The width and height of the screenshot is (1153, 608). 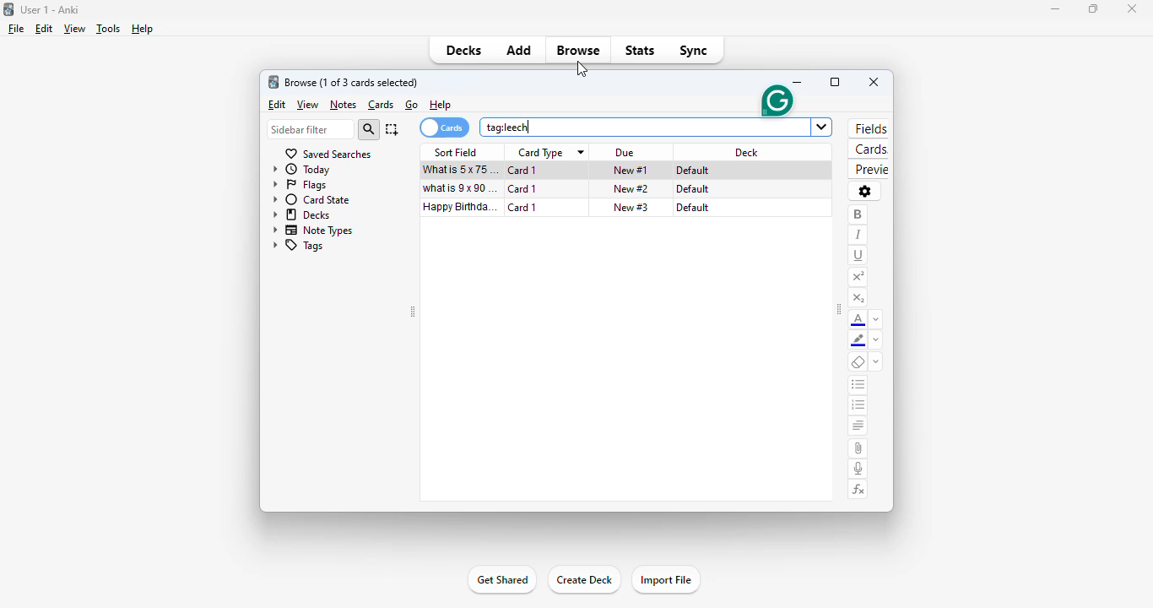 I want to click on view, so click(x=75, y=29).